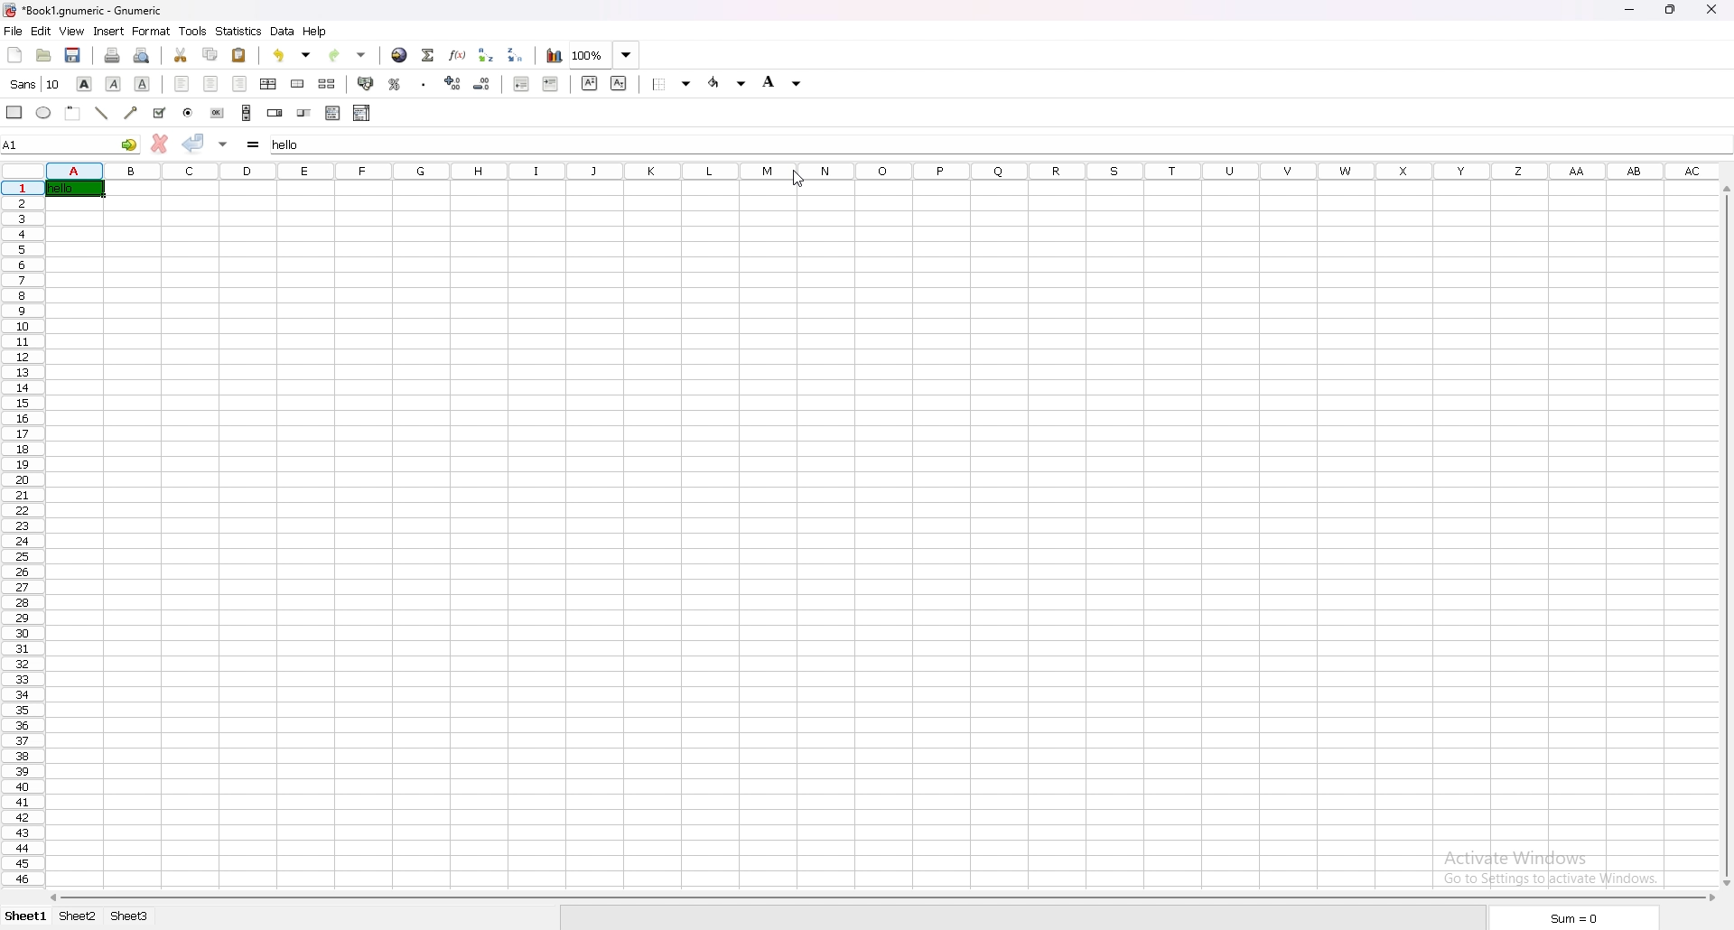  What do you see at coordinates (22, 533) in the screenshot?
I see `rows` at bounding box center [22, 533].